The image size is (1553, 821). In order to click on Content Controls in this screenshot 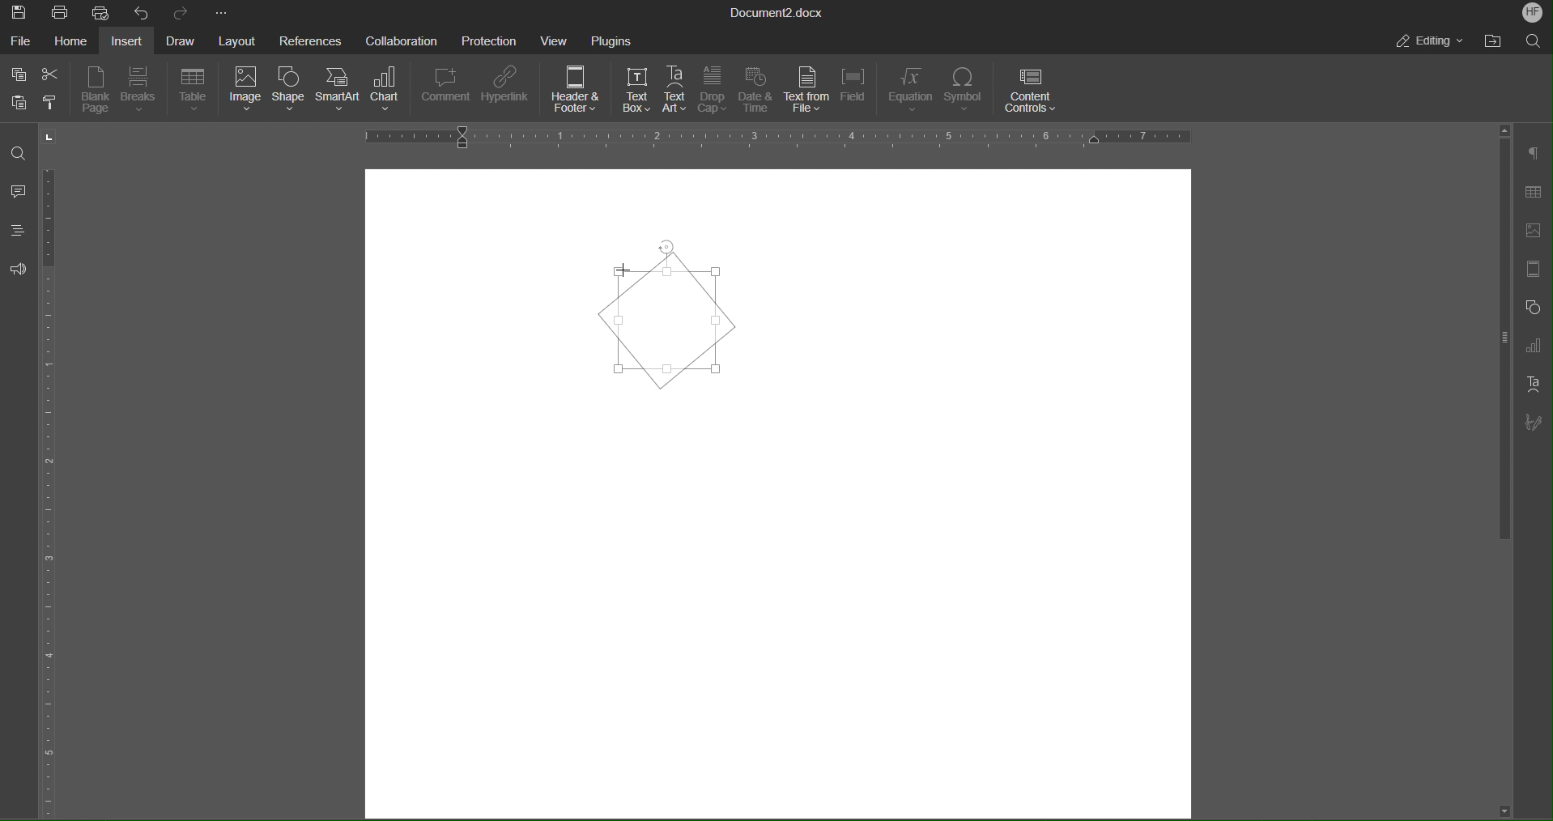, I will do `click(1032, 90)`.